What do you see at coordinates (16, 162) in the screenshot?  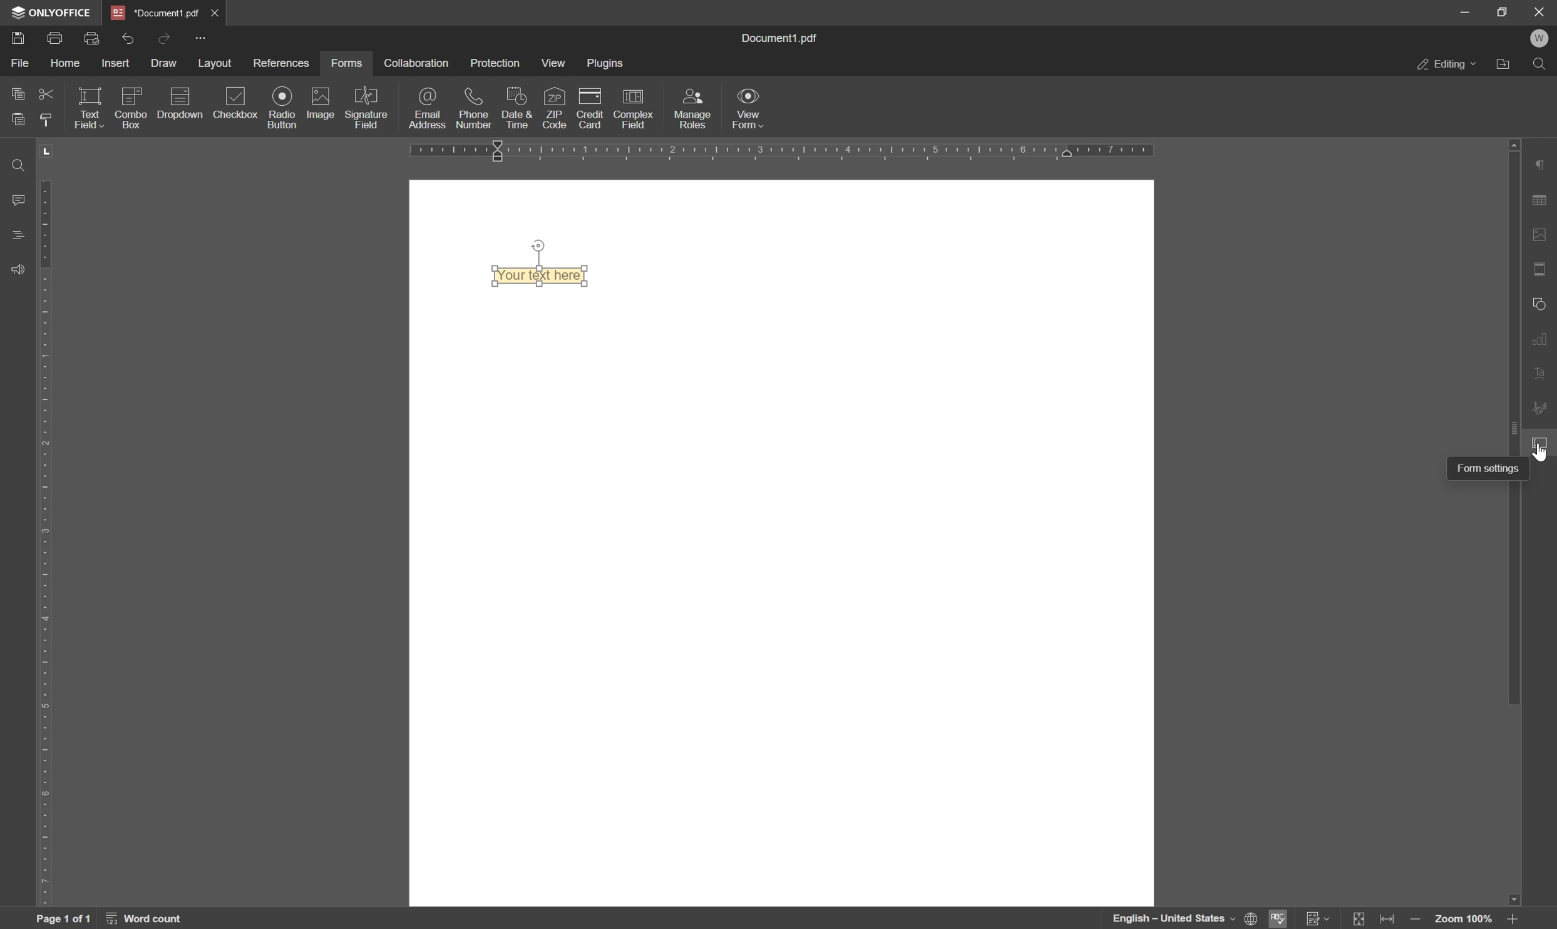 I see `find` at bounding box center [16, 162].